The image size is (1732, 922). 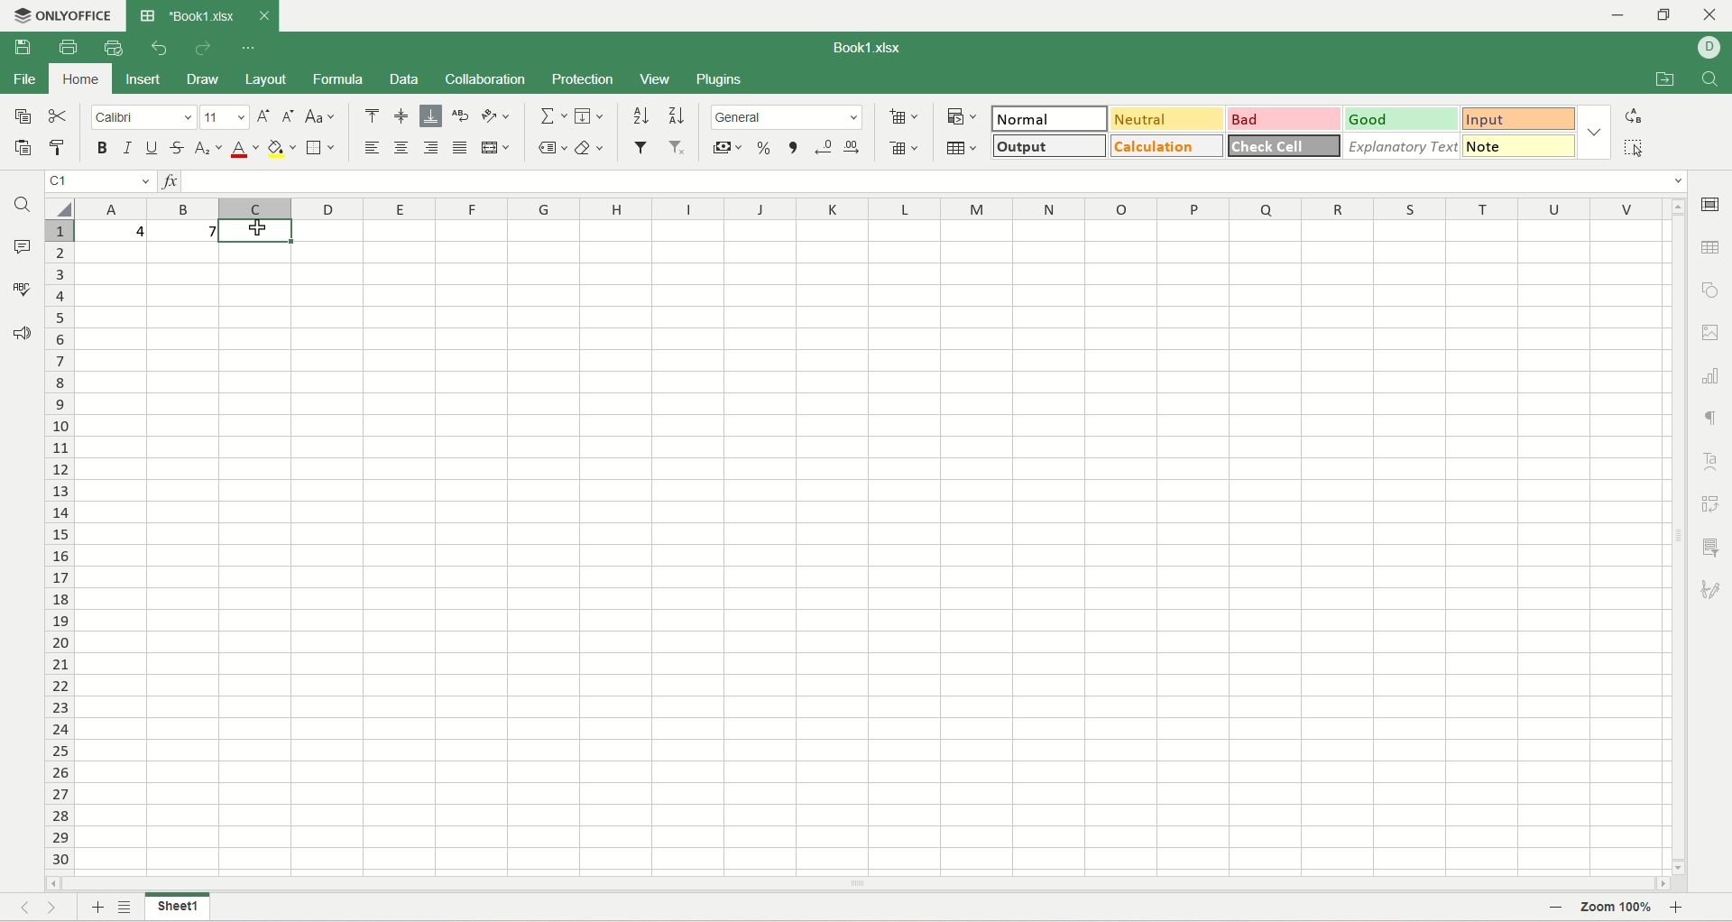 I want to click on username, so click(x=1709, y=50).